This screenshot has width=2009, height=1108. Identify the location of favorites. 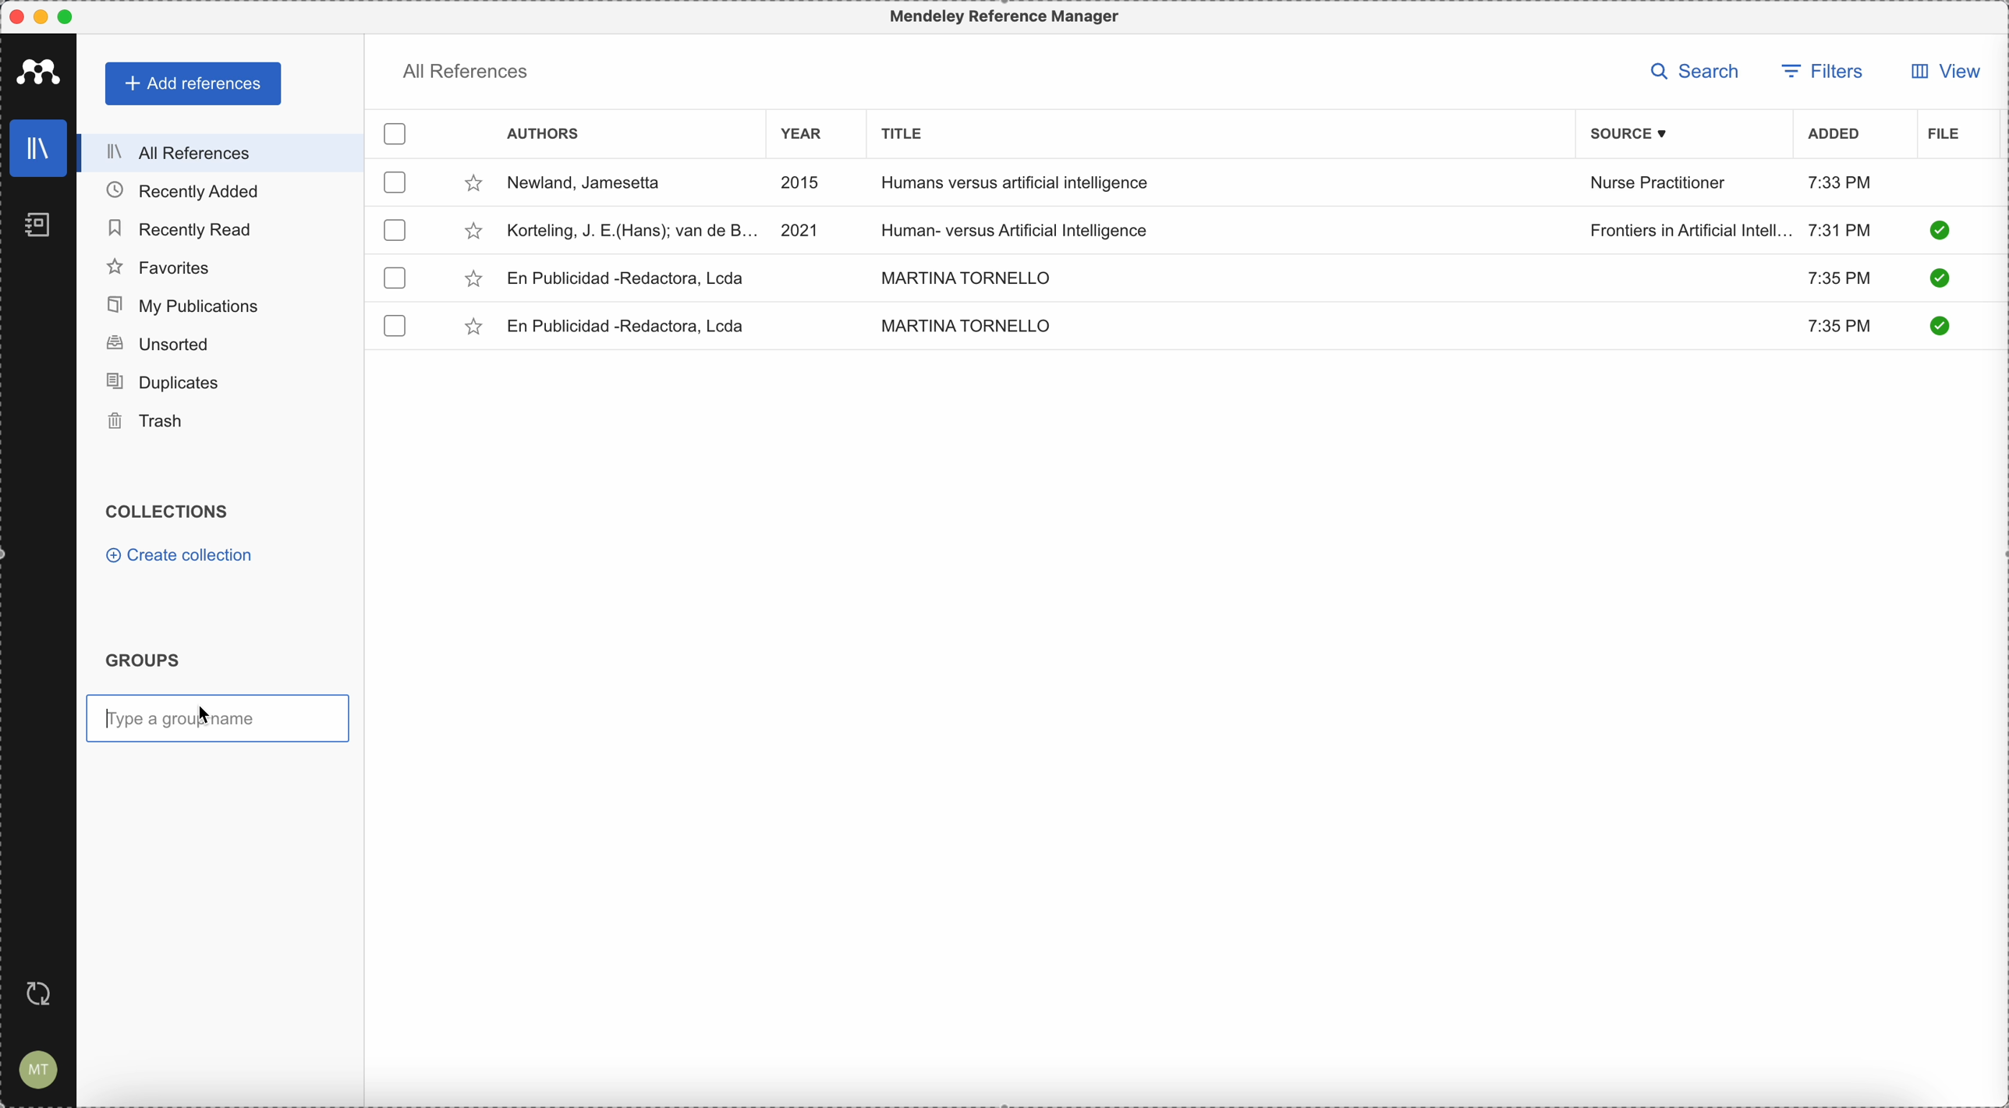
(160, 267).